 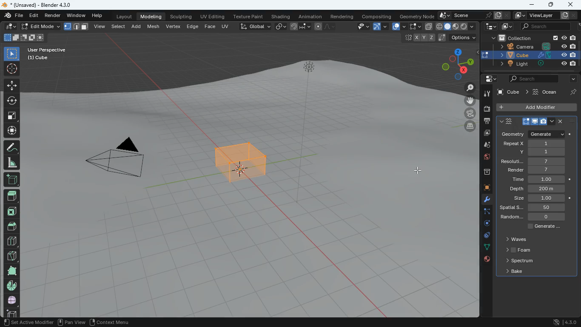 I want to click on dots, so click(x=485, y=248).